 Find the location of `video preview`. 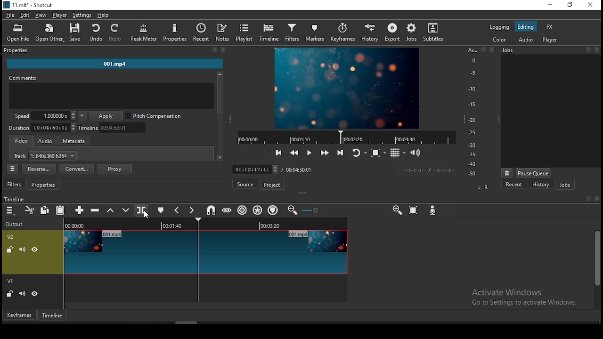

video preview is located at coordinates (346, 89).